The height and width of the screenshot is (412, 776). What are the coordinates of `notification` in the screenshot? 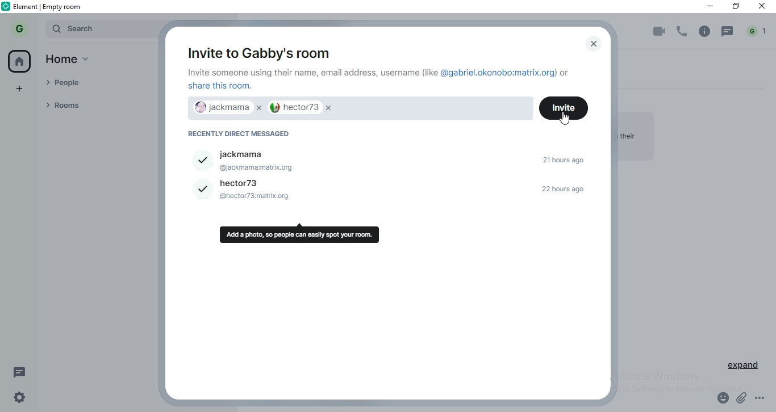 It's located at (758, 31).